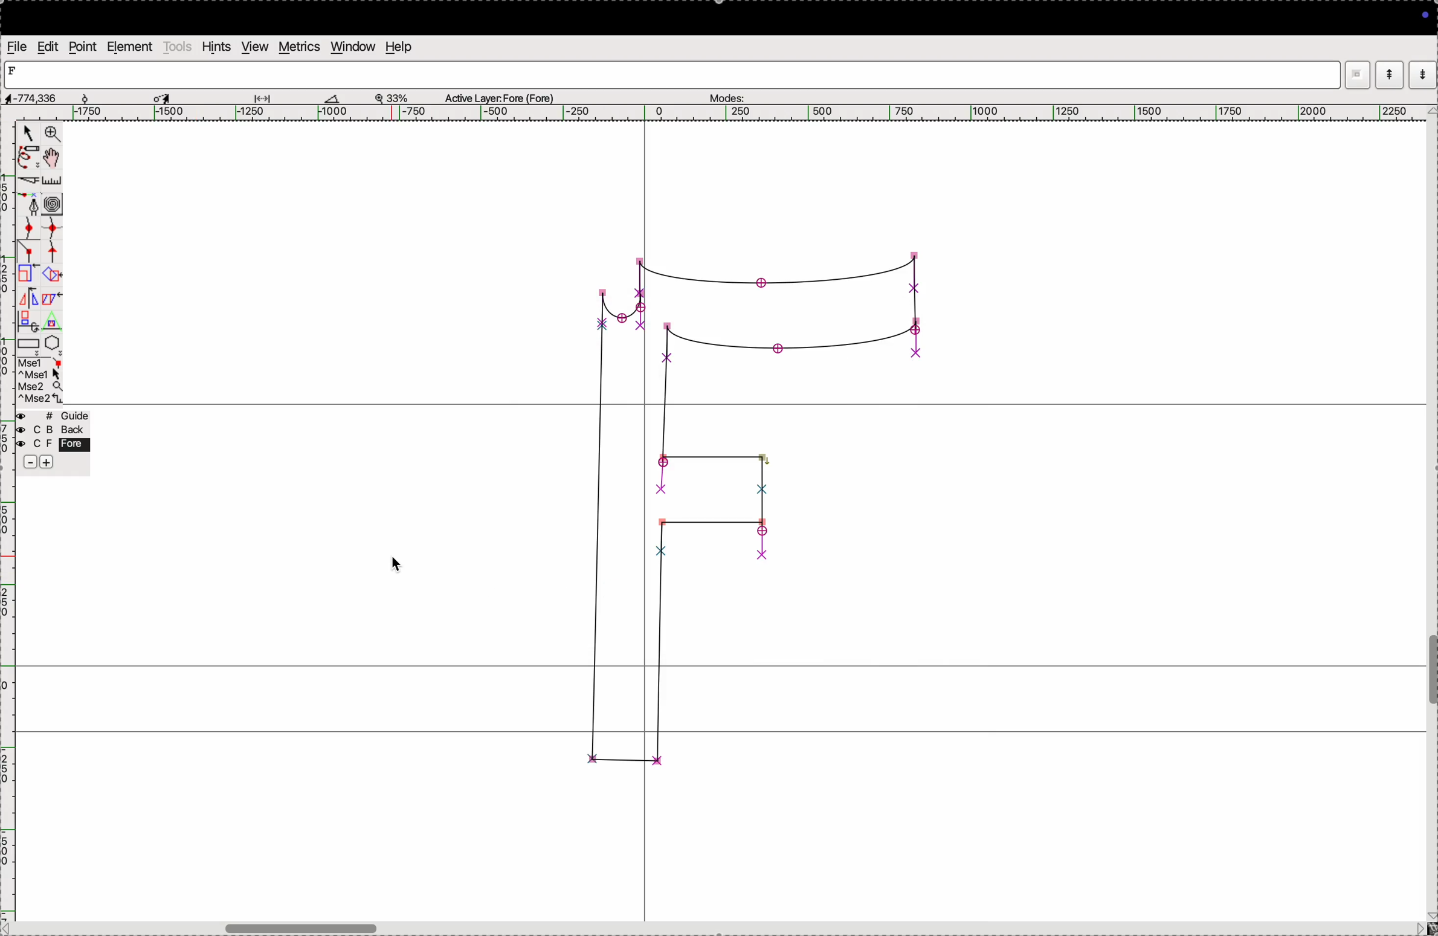 The width and height of the screenshot is (1438, 936). What do you see at coordinates (129, 47) in the screenshot?
I see `element` at bounding box center [129, 47].